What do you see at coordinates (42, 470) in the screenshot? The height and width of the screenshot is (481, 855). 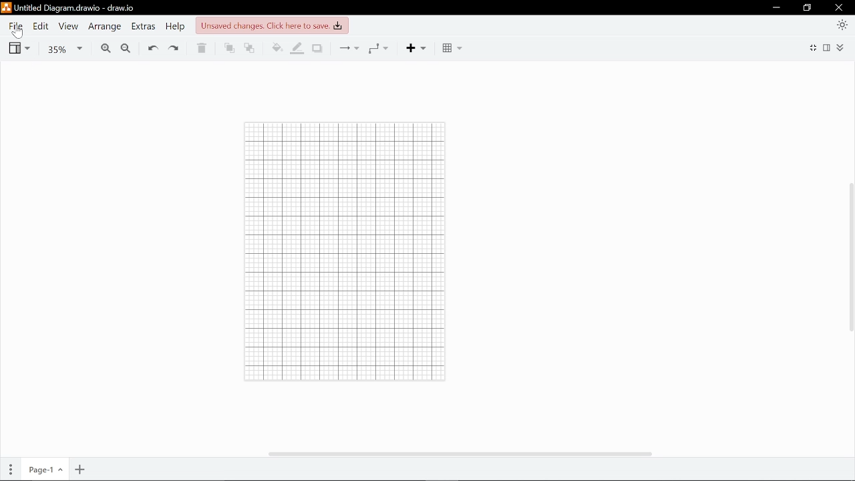 I see `Current page` at bounding box center [42, 470].